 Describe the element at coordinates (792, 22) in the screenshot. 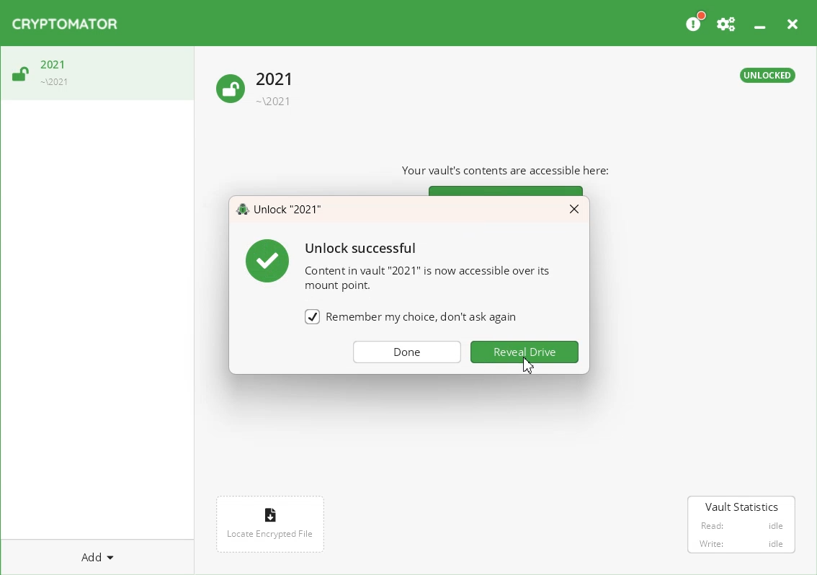

I see `Close` at that location.